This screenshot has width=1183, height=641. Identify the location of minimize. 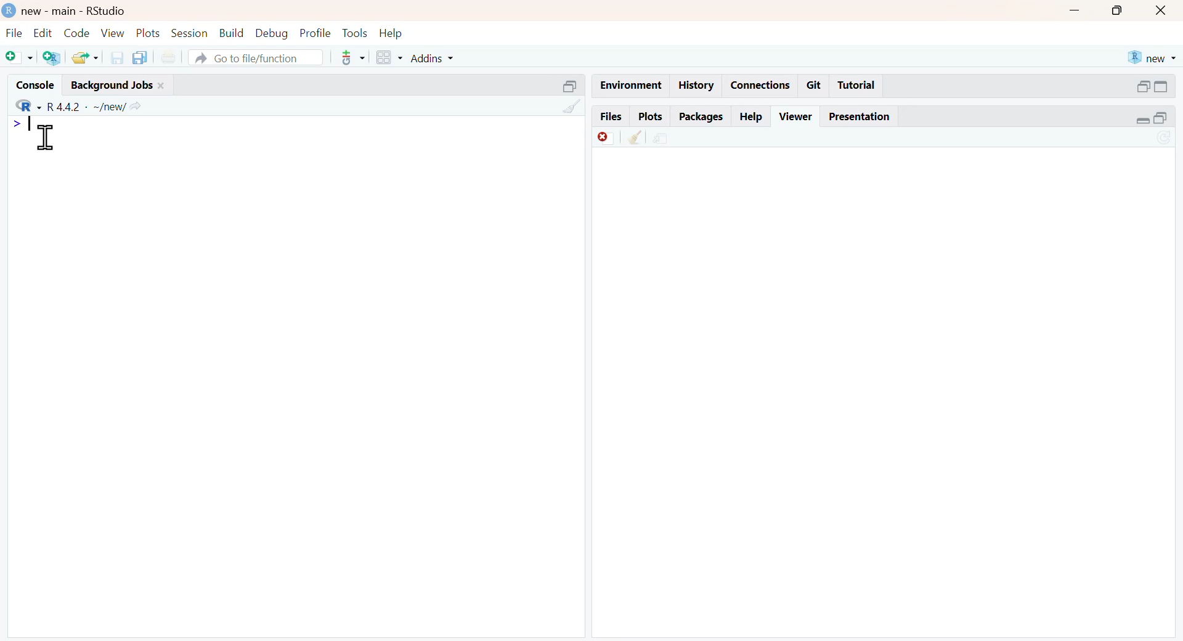
(1076, 10).